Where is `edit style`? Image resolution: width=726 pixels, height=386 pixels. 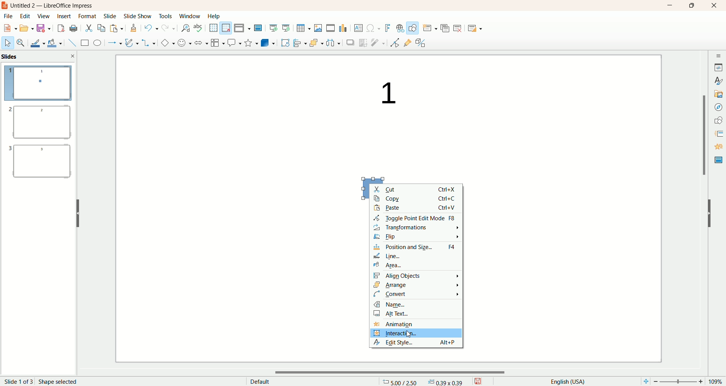 edit style is located at coordinates (395, 344).